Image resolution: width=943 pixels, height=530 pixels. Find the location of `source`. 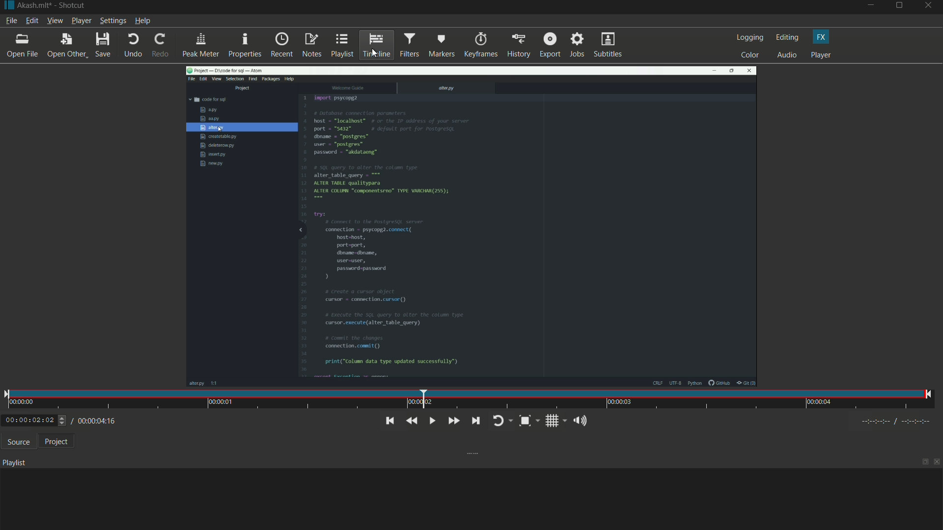

source is located at coordinates (16, 442).